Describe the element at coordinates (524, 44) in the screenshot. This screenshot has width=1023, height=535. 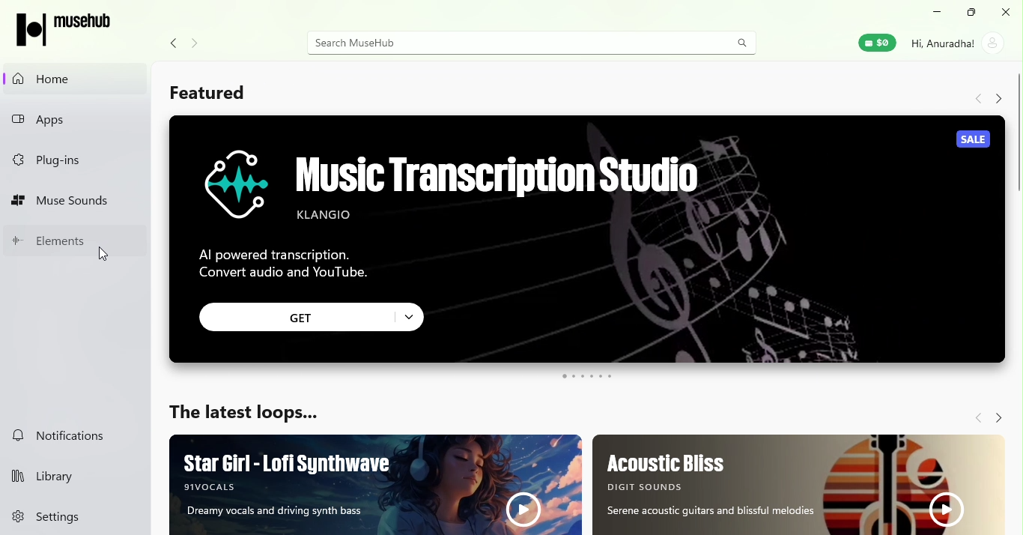
I see `Search bar` at that location.